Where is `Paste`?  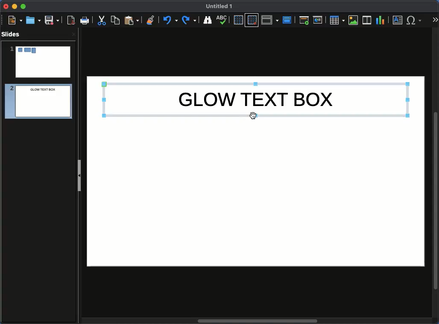
Paste is located at coordinates (132, 20).